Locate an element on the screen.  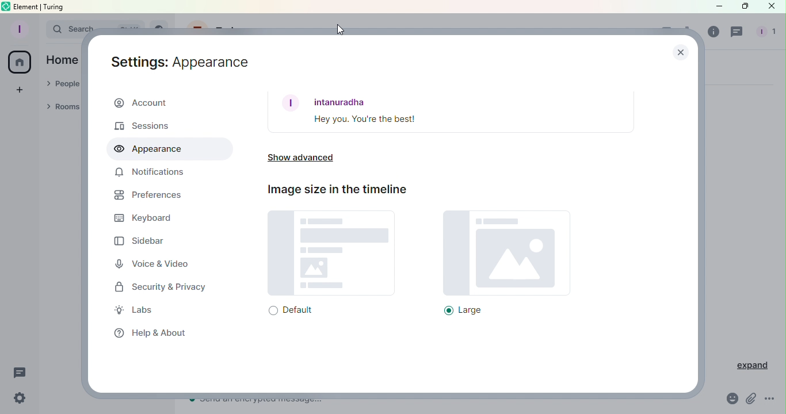
Search is located at coordinates (62, 28).